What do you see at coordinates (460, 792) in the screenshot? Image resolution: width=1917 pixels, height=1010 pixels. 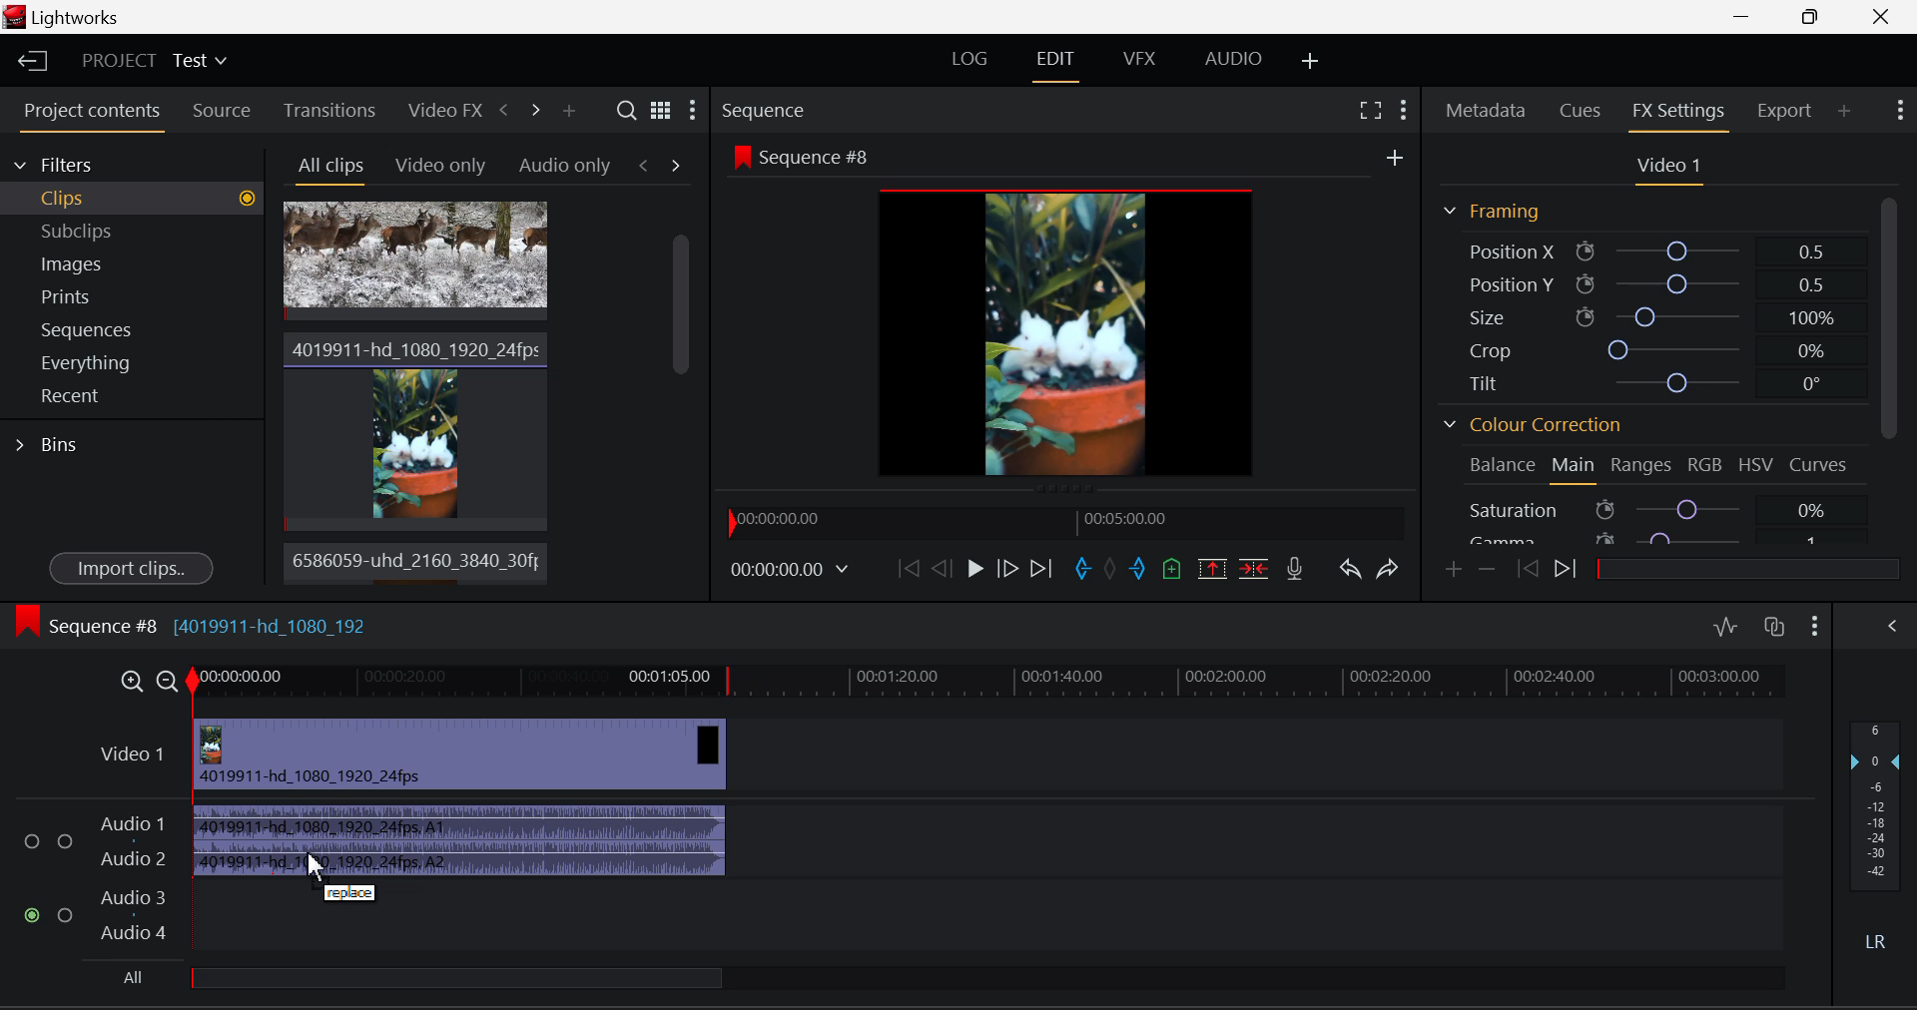 I see `Audio & Video Aligned after DRAG_TO` at bounding box center [460, 792].